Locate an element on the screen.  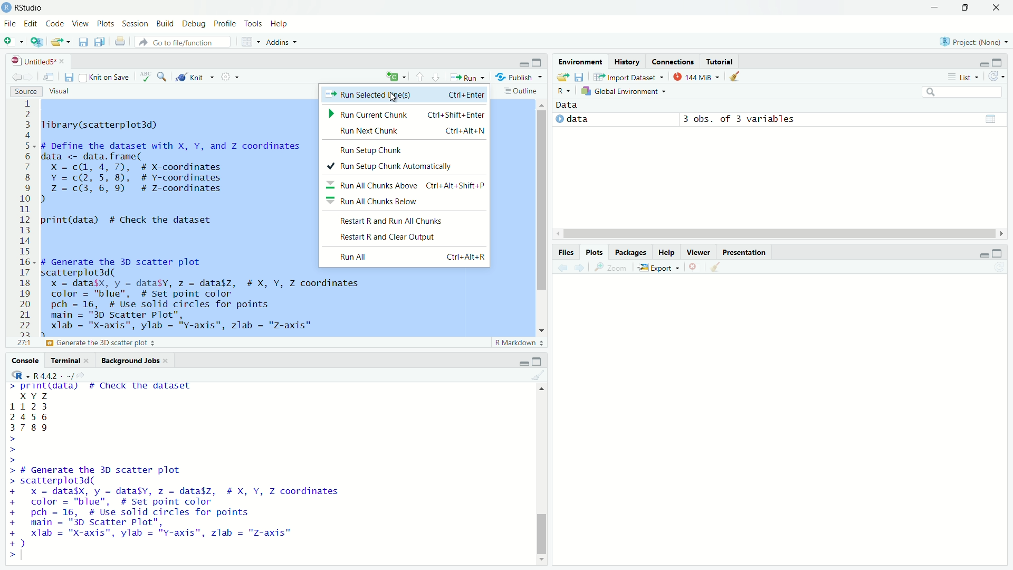
save all open documents is located at coordinates (99, 44).